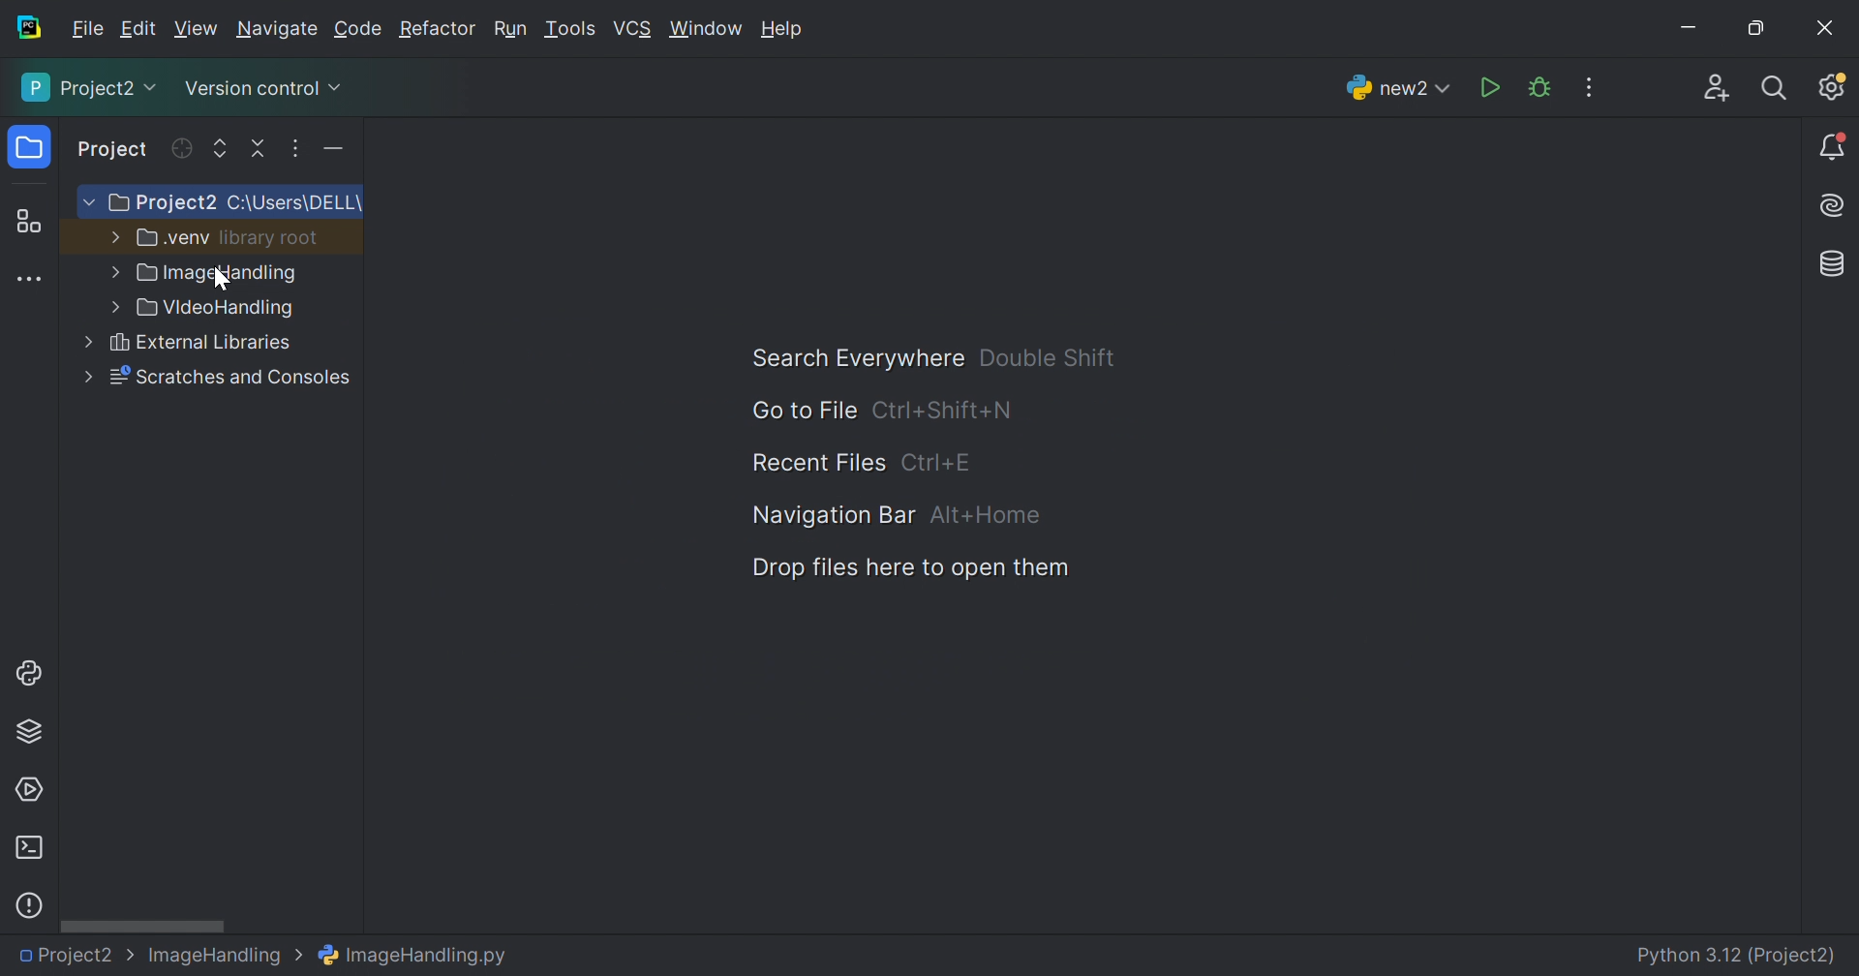  What do you see at coordinates (221, 150) in the screenshot?
I see `Expand all` at bounding box center [221, 150].